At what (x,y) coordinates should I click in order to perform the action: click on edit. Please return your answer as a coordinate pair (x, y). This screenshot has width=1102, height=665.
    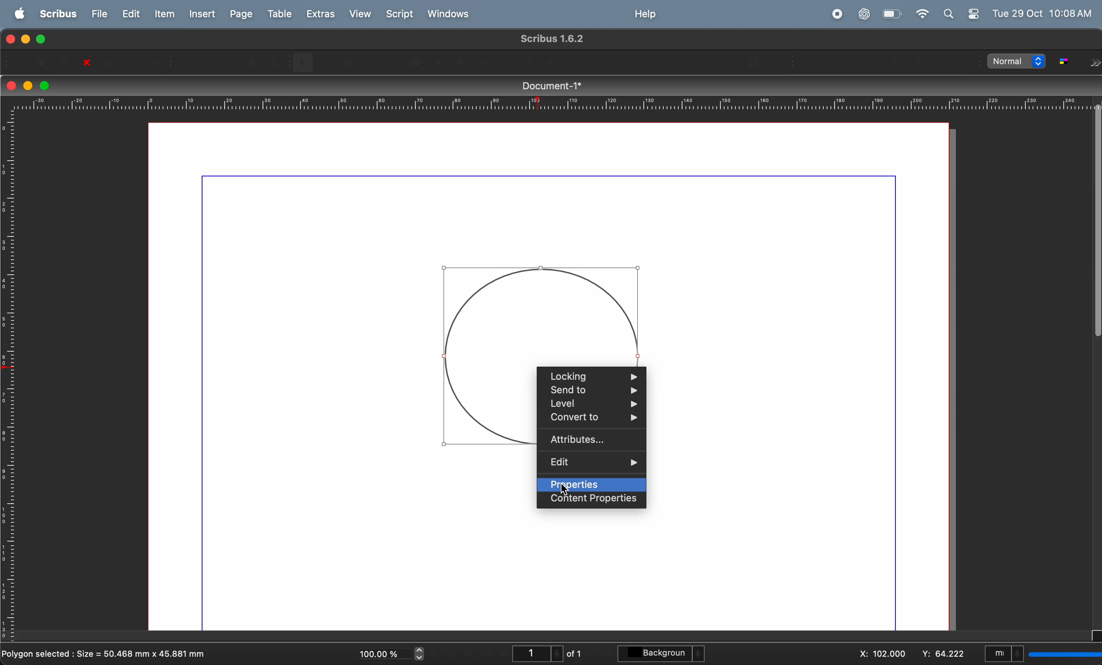
    Looking at the image, I should click on (593, 464).